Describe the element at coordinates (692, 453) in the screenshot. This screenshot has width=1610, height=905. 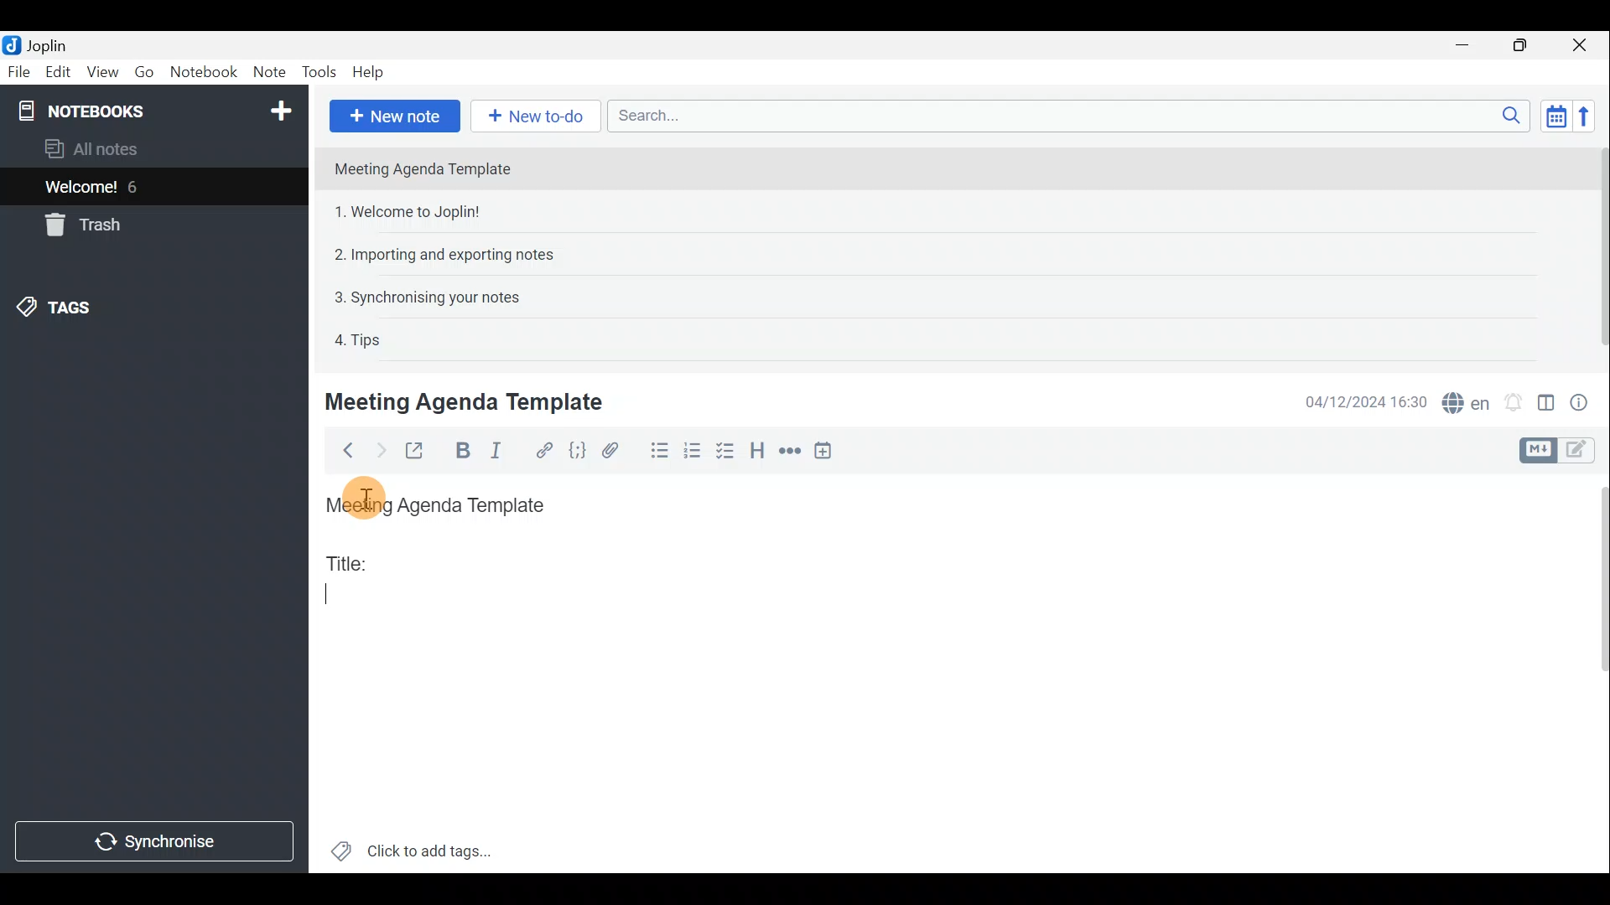
I see `Numbered list` at that location.